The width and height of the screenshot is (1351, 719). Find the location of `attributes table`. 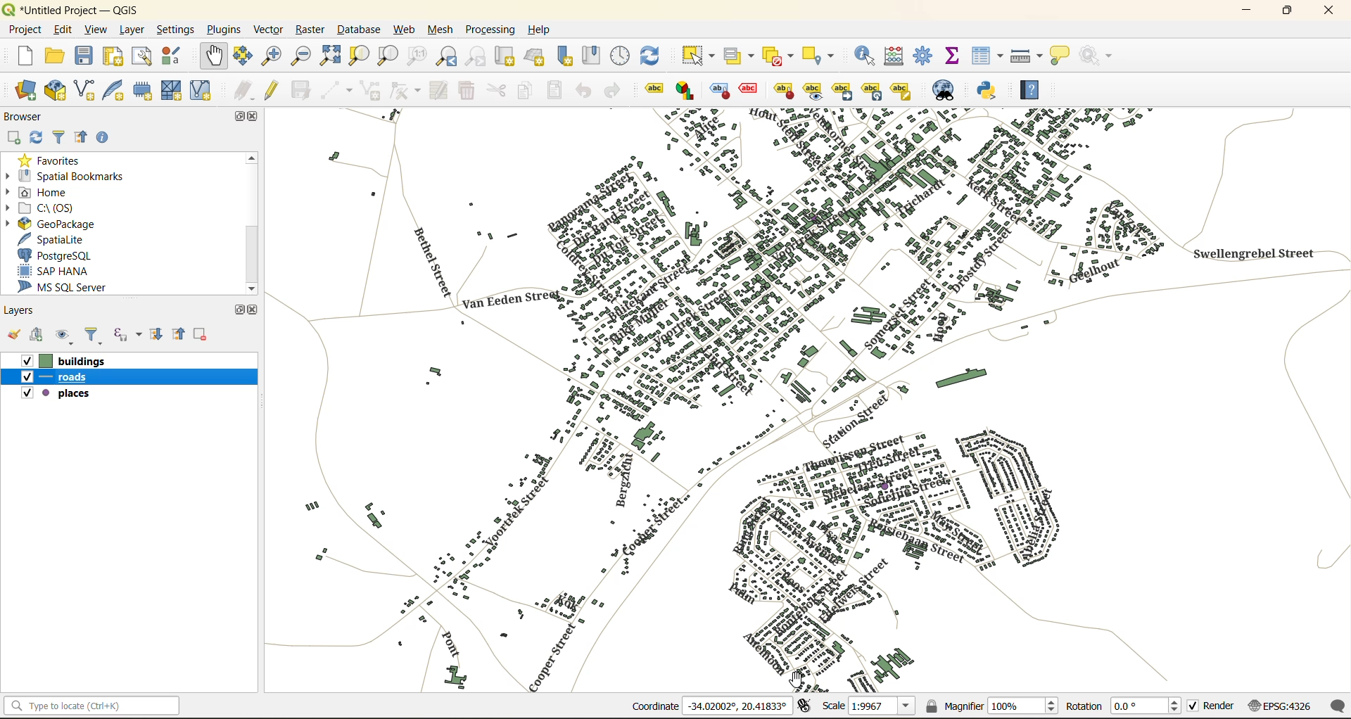

attributes table is located at coordinates (990, 54).